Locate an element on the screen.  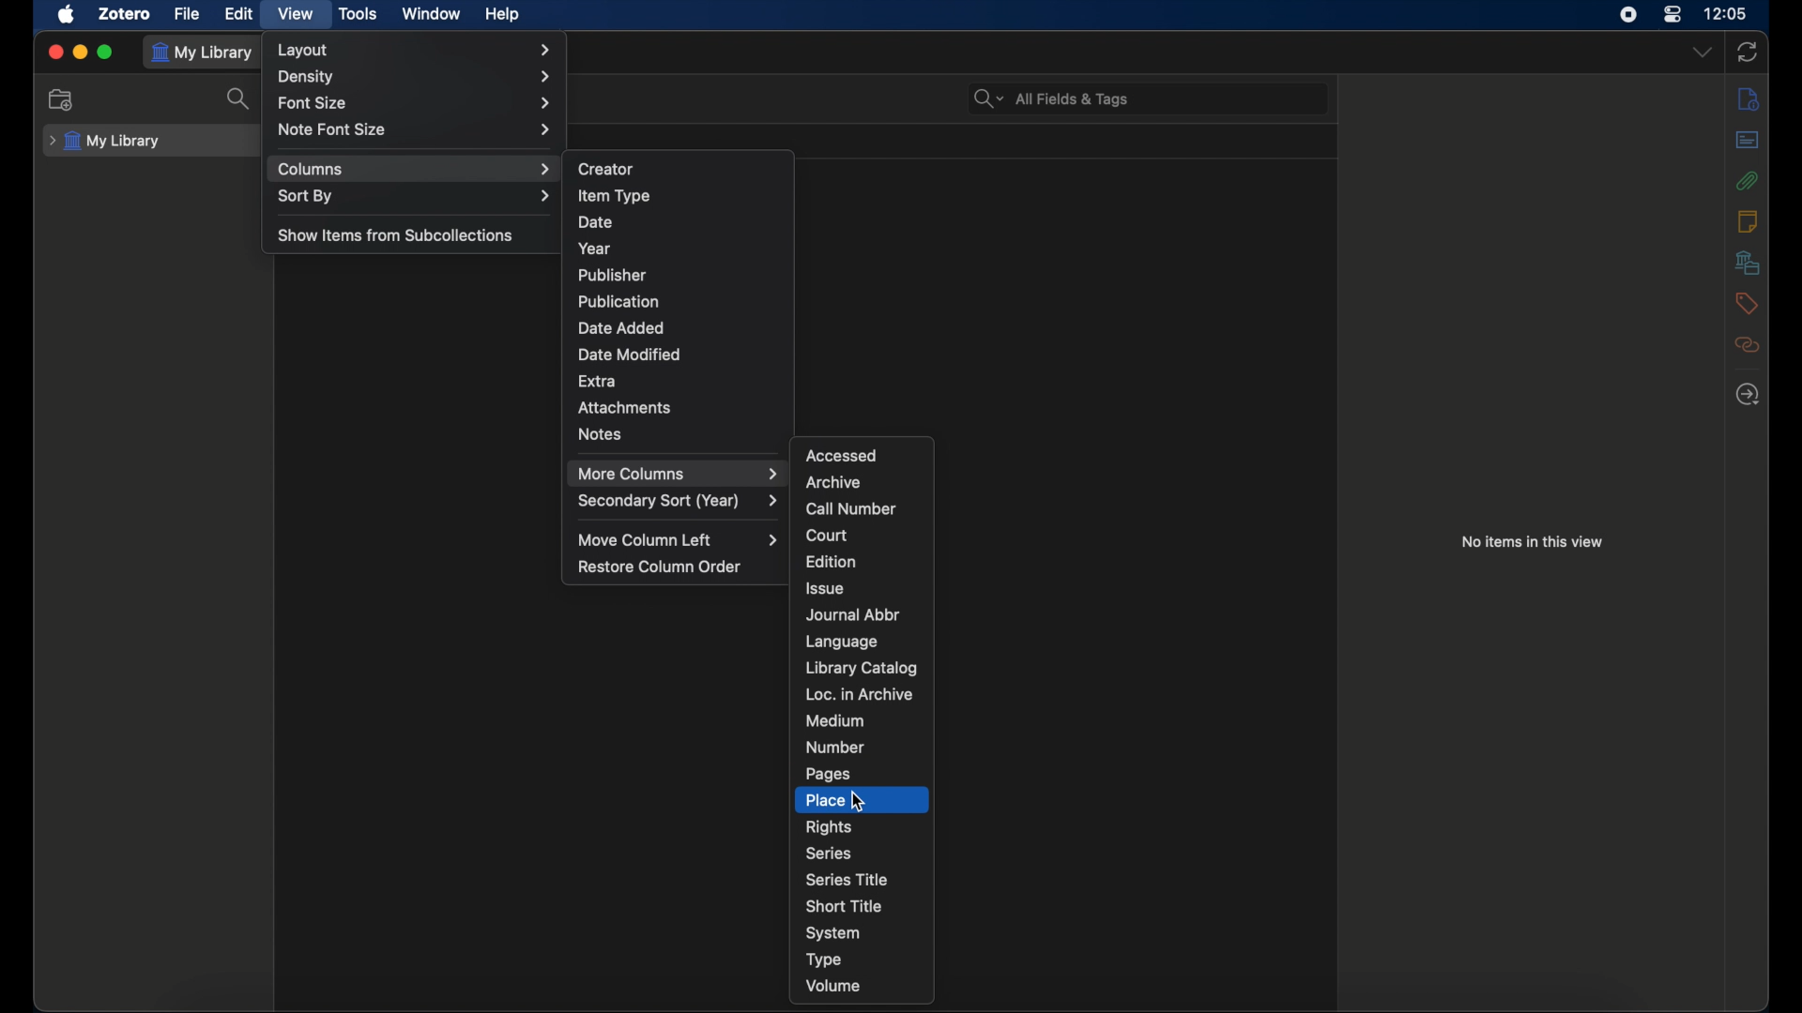
my library is located at coordinates (203, 53).